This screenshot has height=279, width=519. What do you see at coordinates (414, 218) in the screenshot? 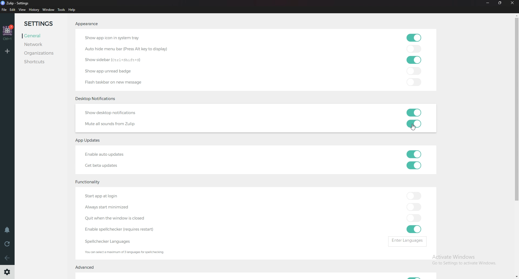
I see `toggle` at bounding box center [414, 218].